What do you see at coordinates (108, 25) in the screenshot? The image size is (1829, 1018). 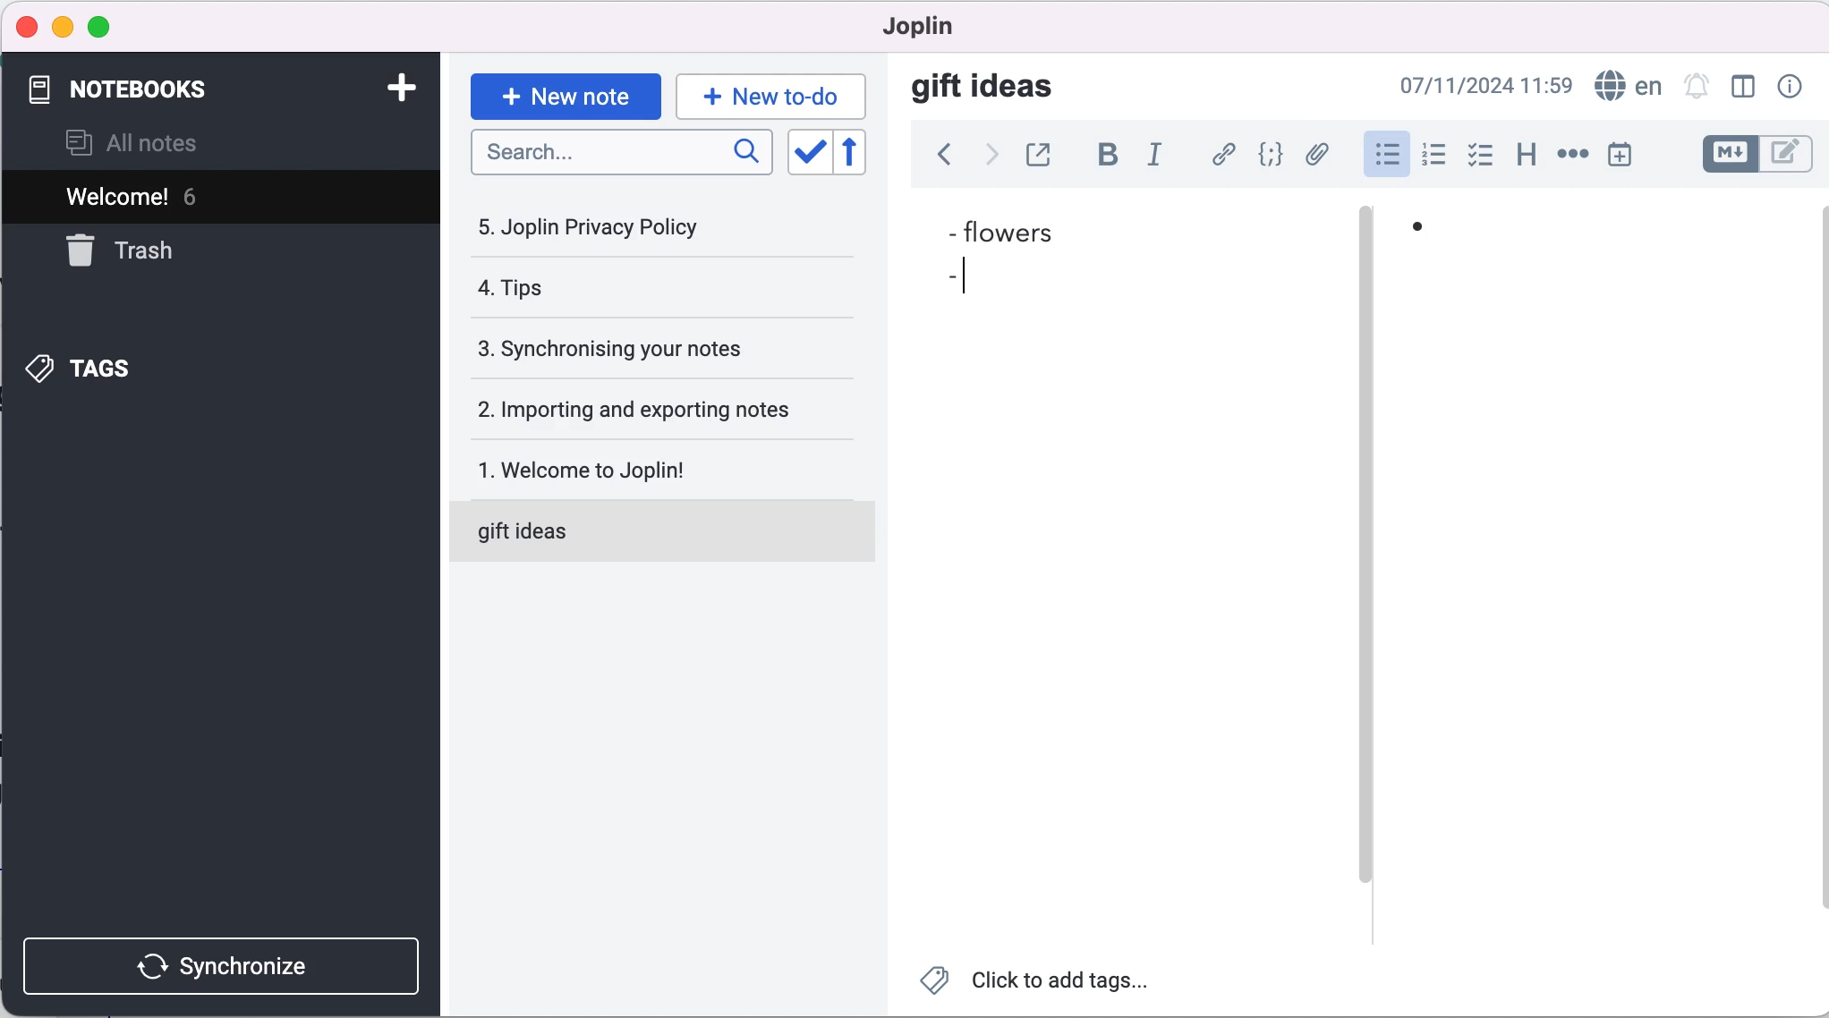 I see `maximize` at bounding box center [108, 25].